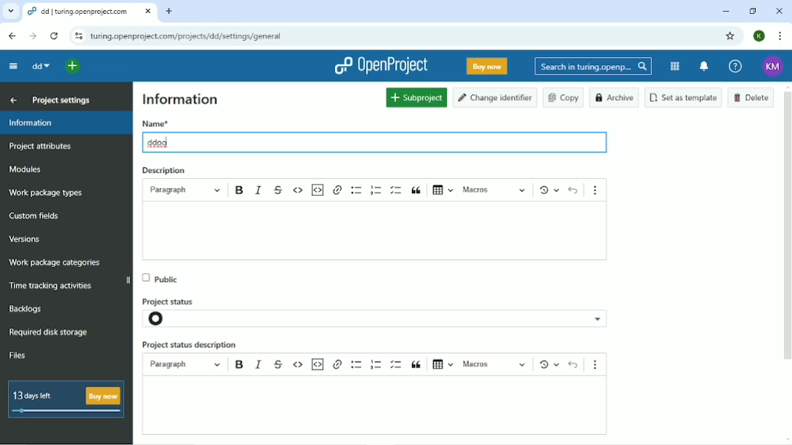 The height and width of the screenshot is (445, 792). What do you see at coordinates (600, 362) in the screenshot?
I see `show more items` at bounding box center [600, 362].